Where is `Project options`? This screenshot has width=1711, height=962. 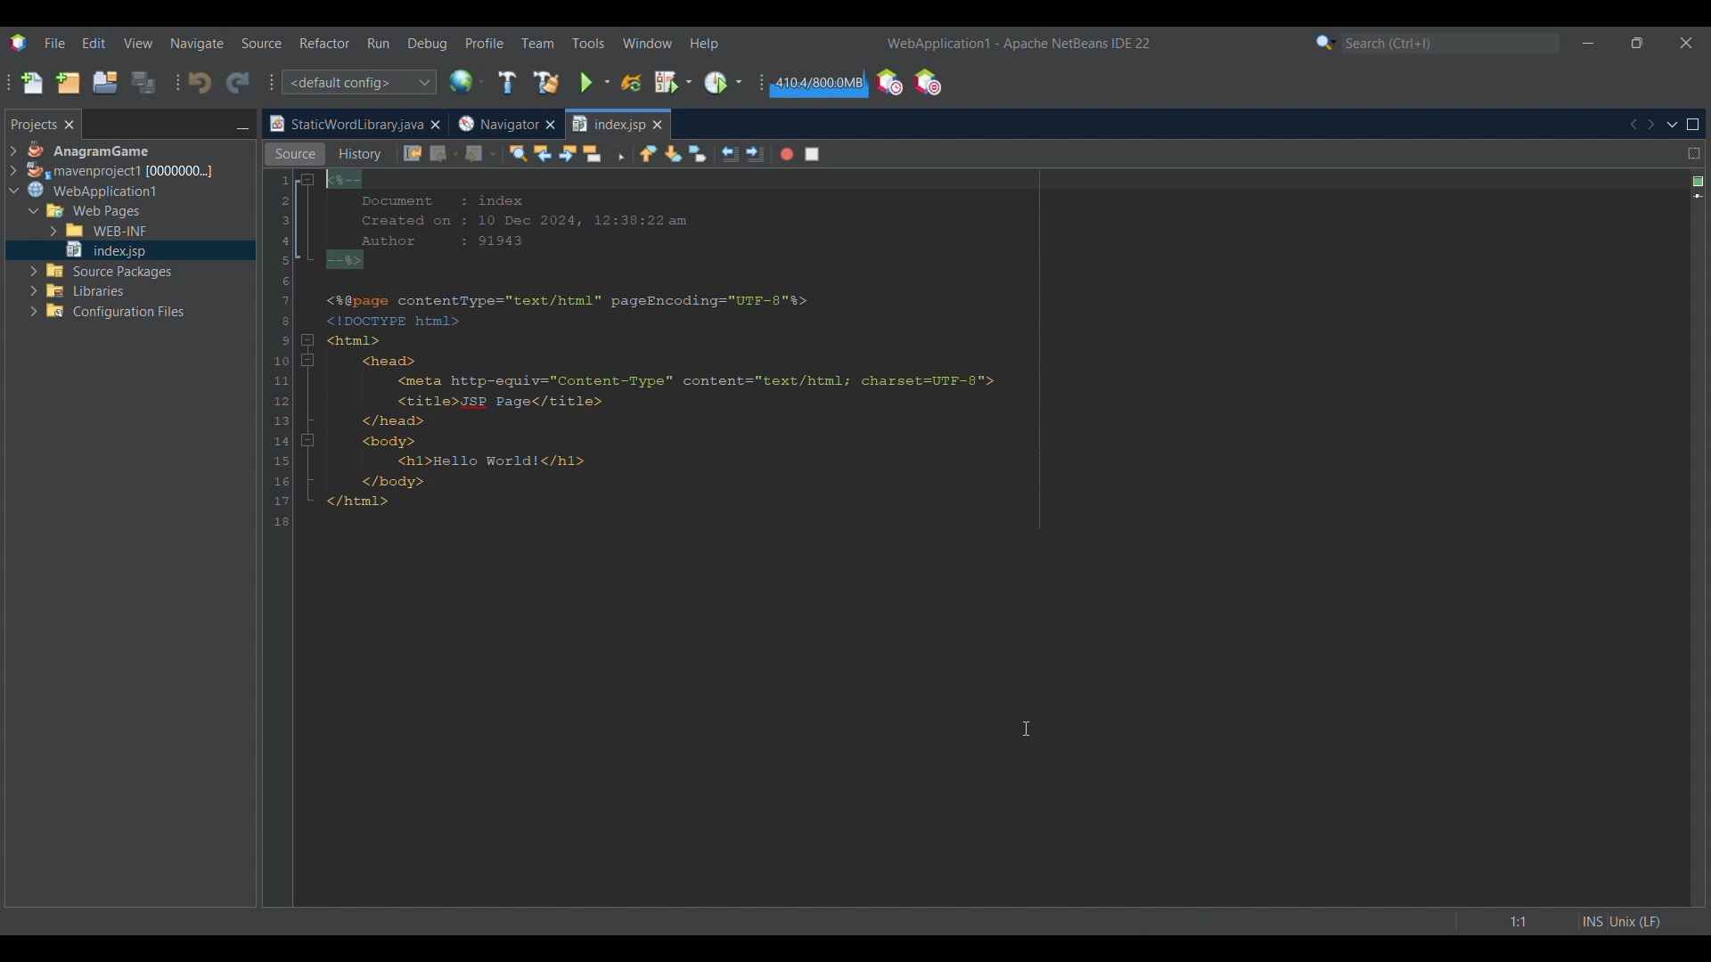
Project options is located at coordinates (121, 159).